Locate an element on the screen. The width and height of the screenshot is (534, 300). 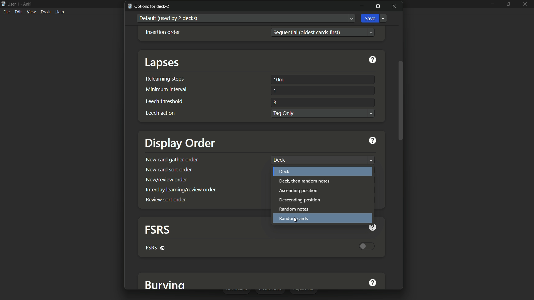
Dropdown is located at coordinates (371, 113).